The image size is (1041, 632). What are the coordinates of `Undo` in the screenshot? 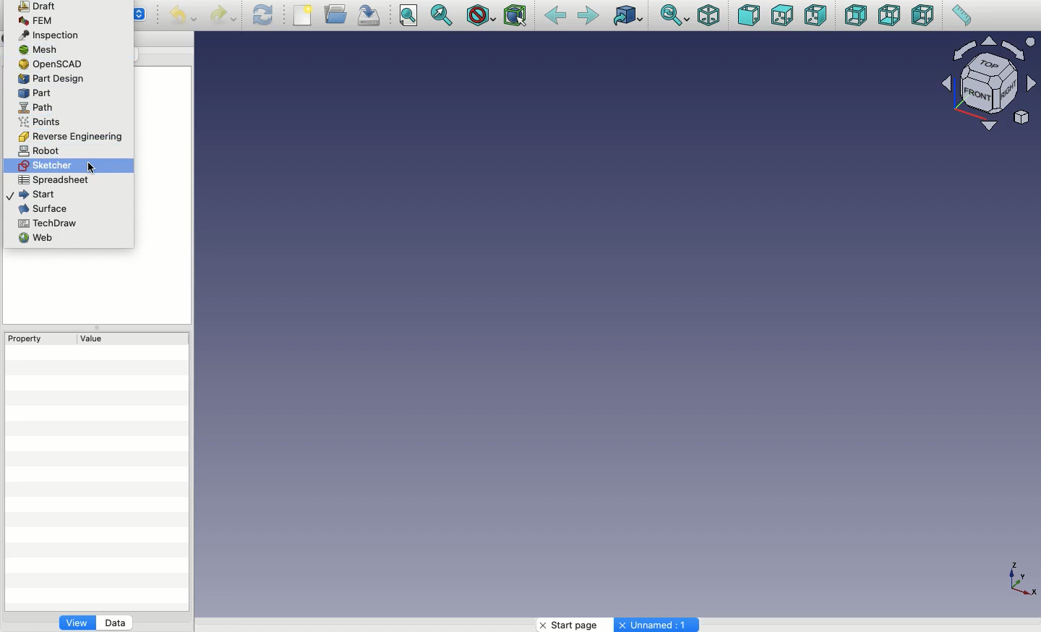 It's located at (181, 16).